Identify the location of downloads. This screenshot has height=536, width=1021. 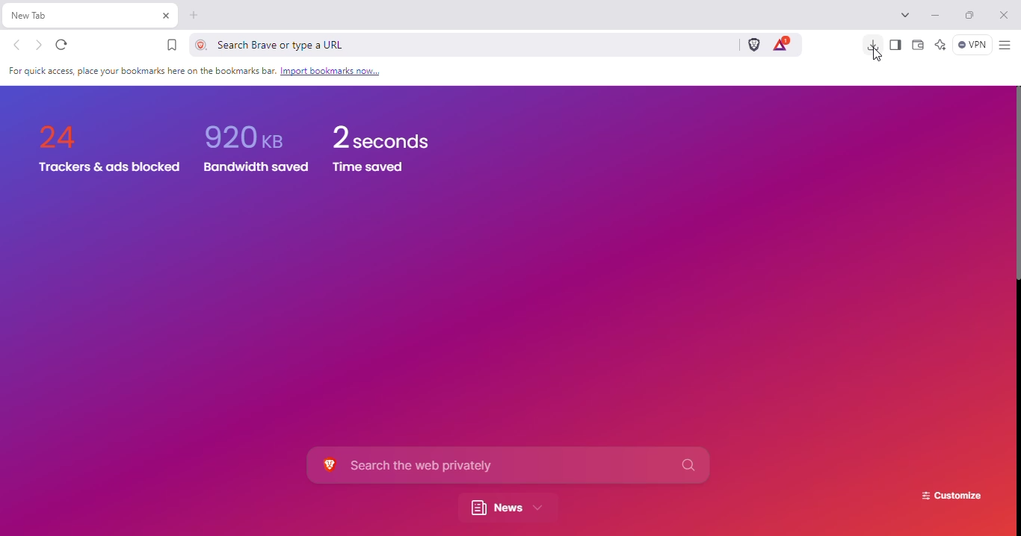
(872, 43).